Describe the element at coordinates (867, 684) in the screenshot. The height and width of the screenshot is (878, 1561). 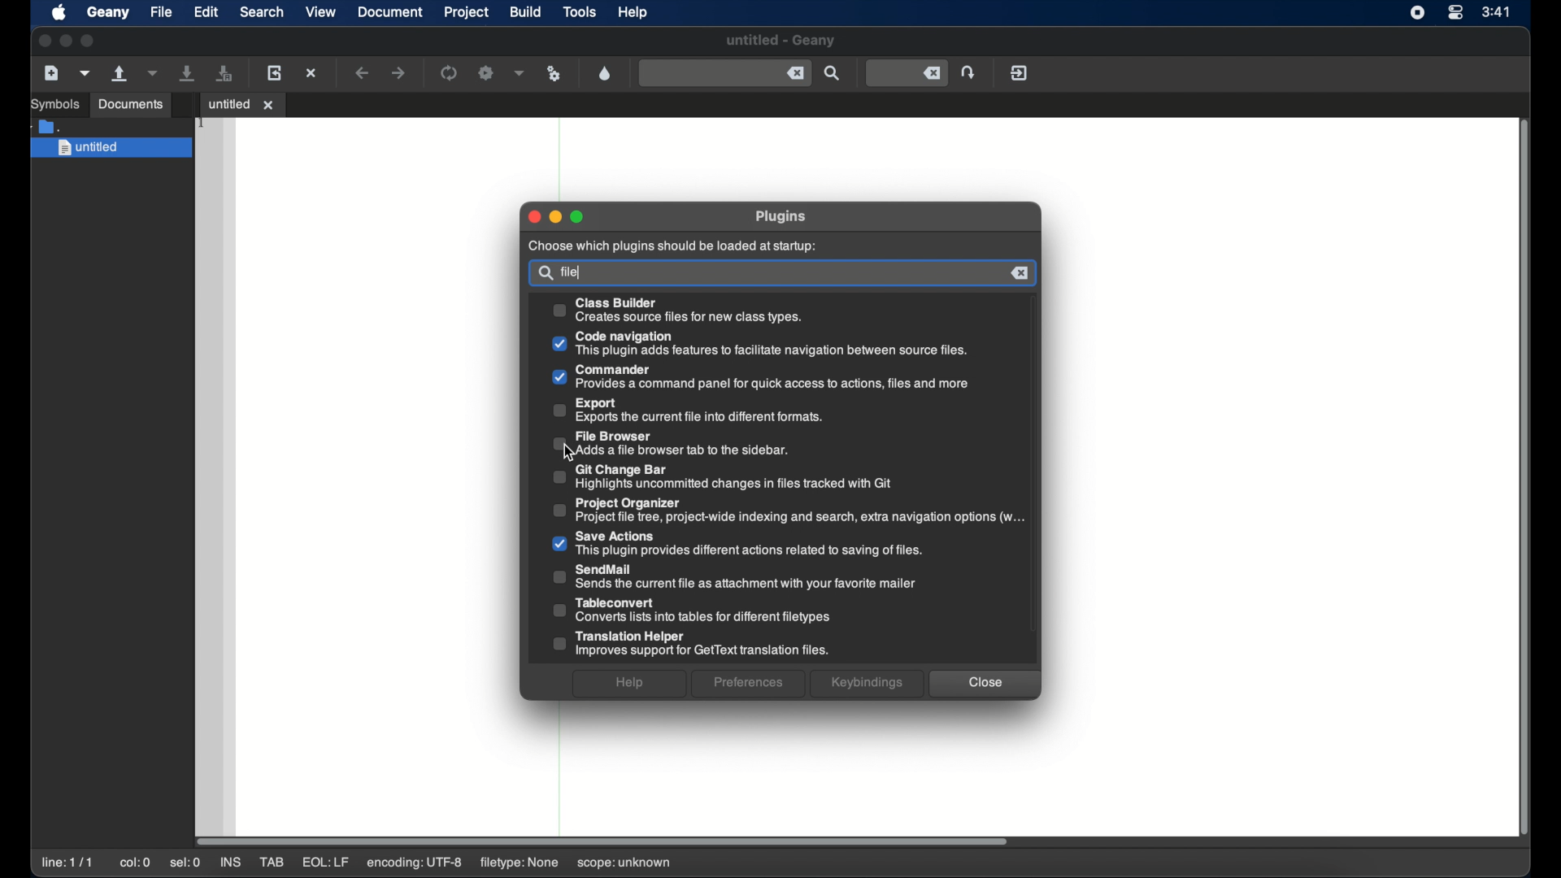
I see `` at that location.